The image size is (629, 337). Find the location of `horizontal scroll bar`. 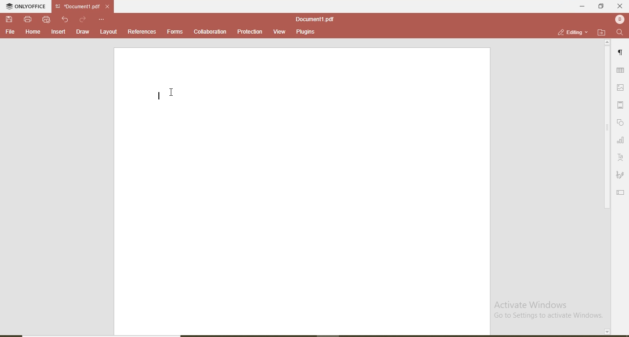

horizontal scroll bar is located at coordinates (108, 334).